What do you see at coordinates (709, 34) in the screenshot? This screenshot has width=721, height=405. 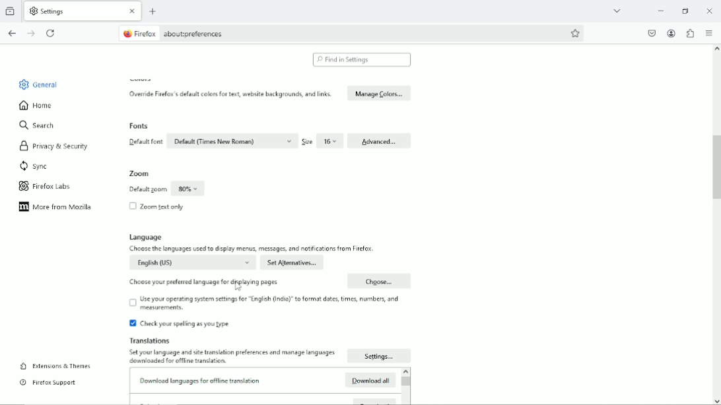 I see `open application menu` at bounding box center [709, 34].